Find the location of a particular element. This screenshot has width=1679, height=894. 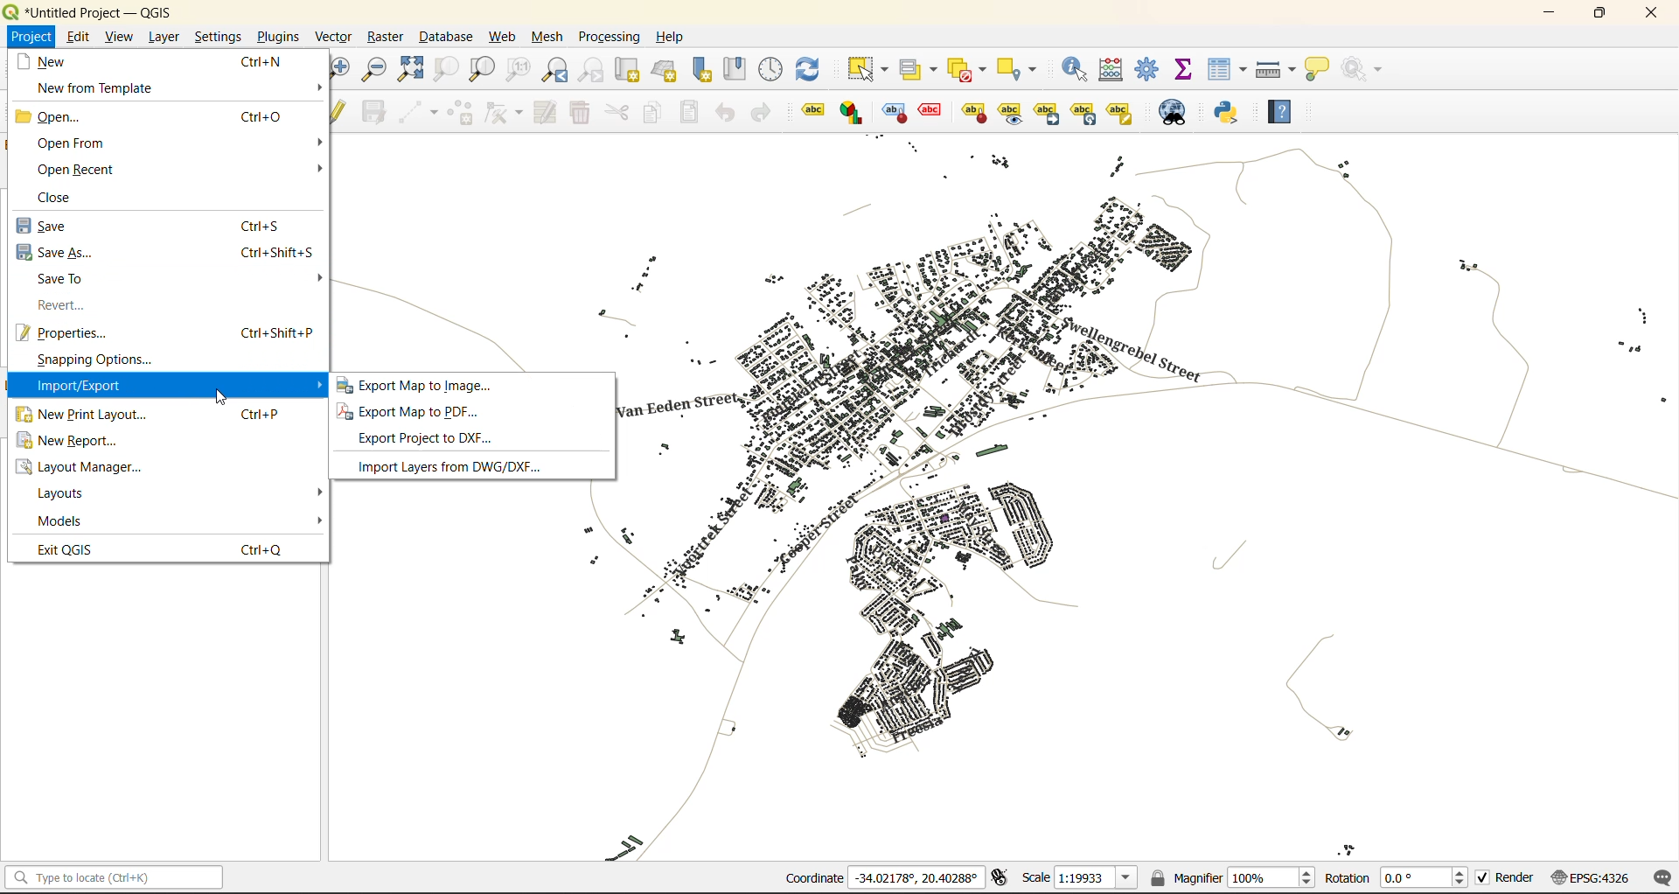

statistical summary is located at coordinates (1184, 71).